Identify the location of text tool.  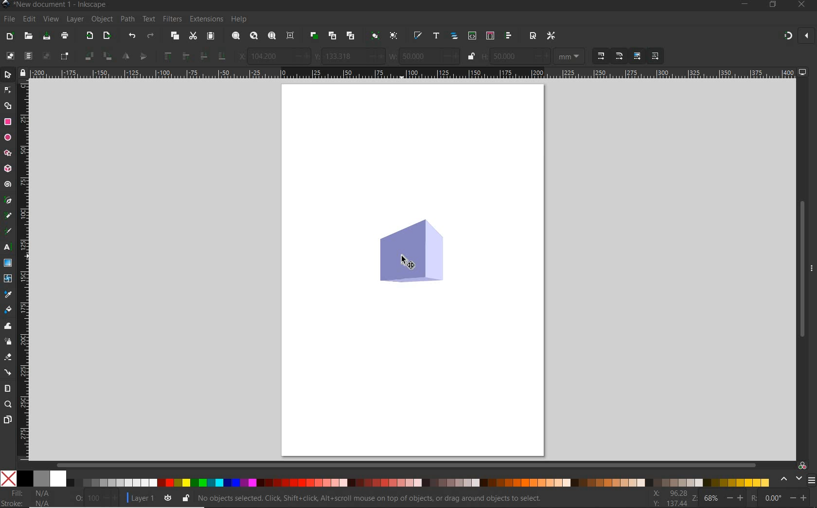
(7, 248).